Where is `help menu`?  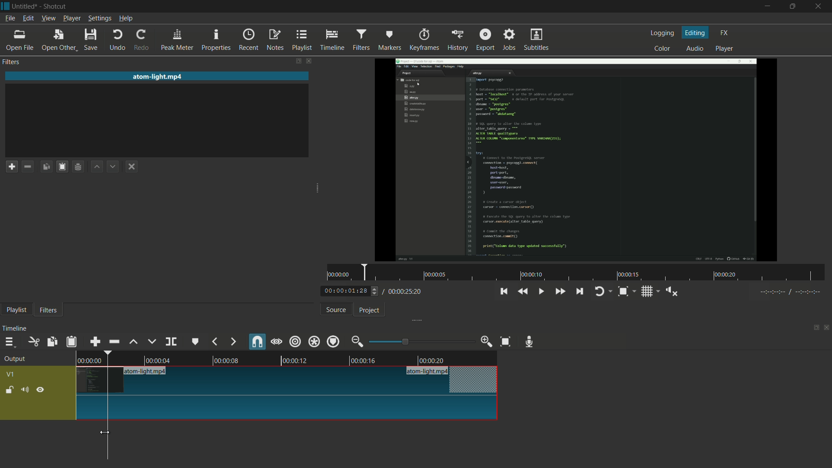
help menu is located at coordinates (126, 19).